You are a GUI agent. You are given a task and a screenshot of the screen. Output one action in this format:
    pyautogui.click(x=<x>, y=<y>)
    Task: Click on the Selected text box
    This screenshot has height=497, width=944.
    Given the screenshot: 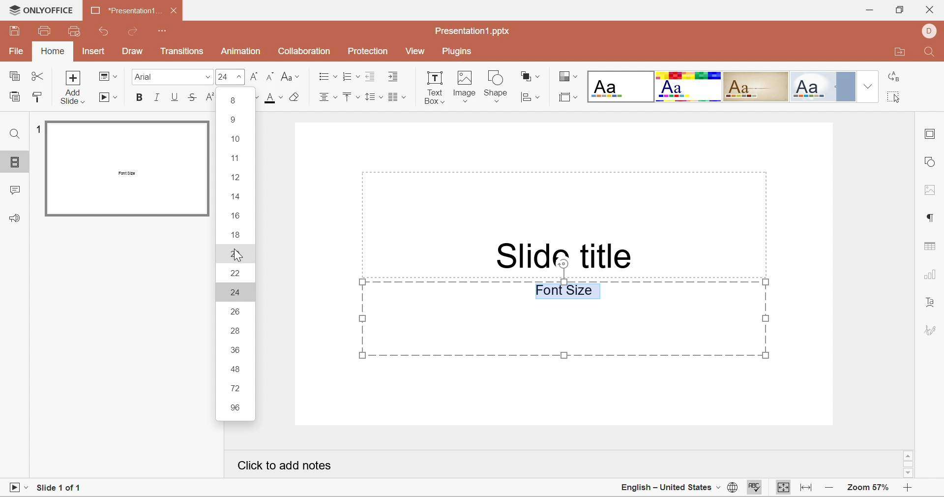 What is the action you would take?
    pyautogui.click(x=564, y=319)
    